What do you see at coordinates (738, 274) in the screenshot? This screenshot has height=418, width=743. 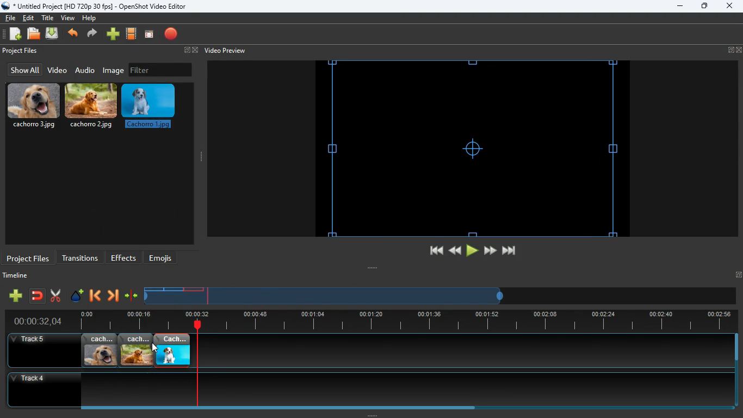 I see `Fullscreen` at bounding box center [738, 274].